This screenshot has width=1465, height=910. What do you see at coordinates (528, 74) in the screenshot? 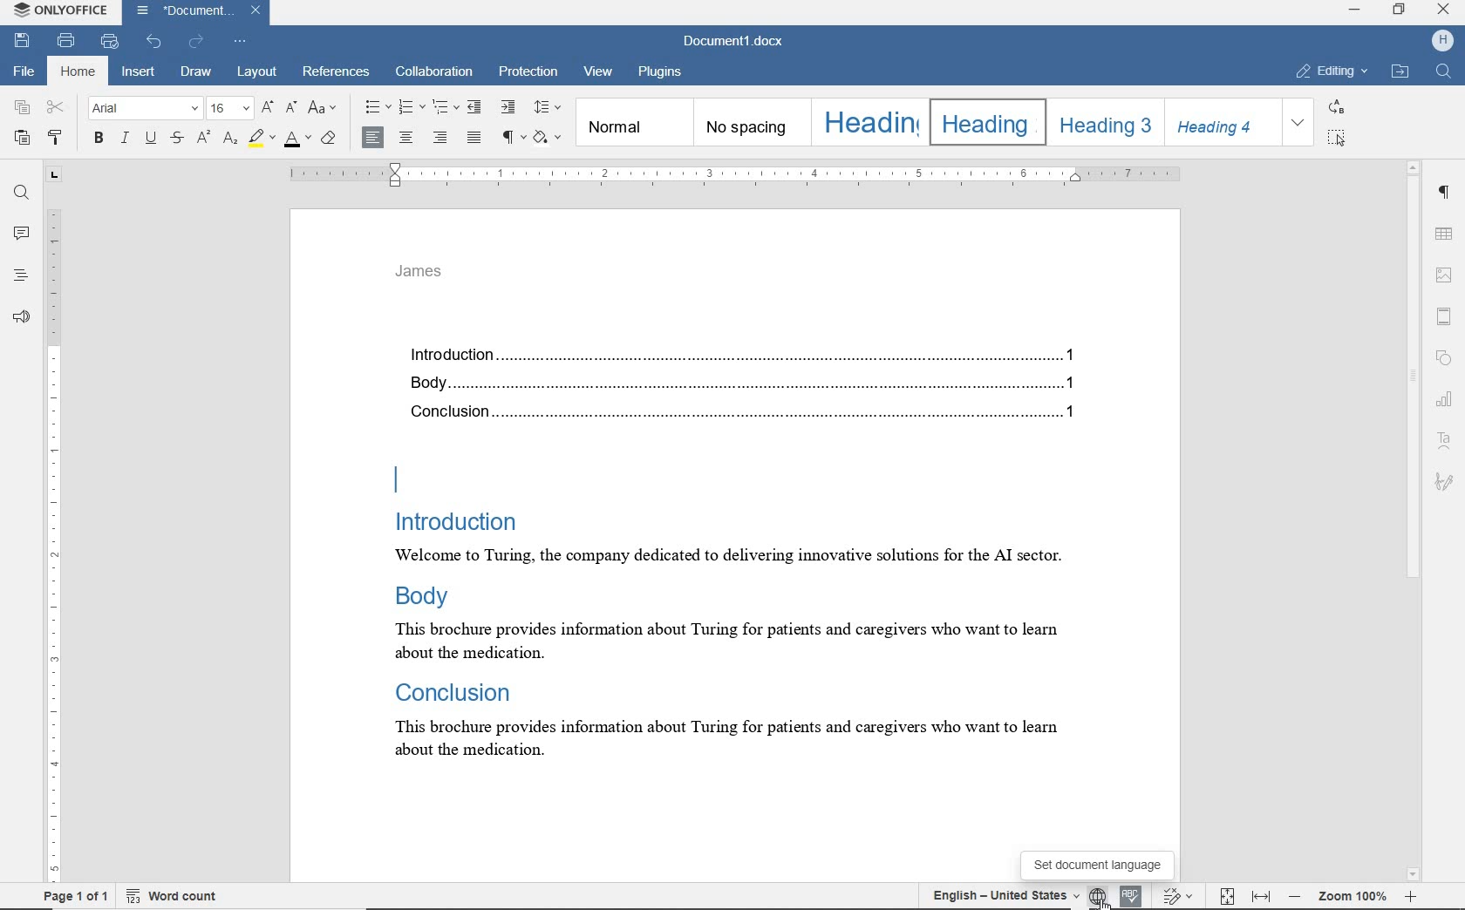
I see `protection` at bounding box center [528, 74].